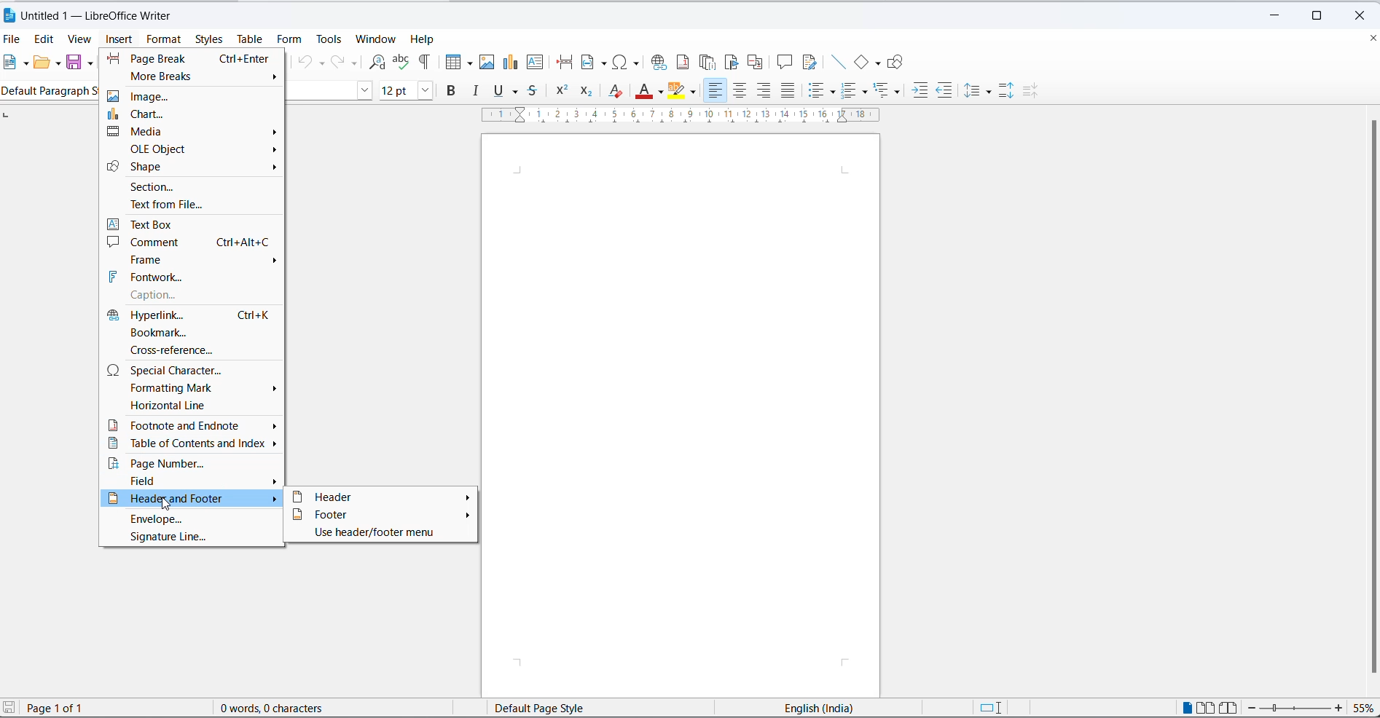 Image resolution: width=1380 pixels, height=718 pixels. Describe the element at coordinates (1339, 709) in the screenshot. I see `increase zoom` at that location.